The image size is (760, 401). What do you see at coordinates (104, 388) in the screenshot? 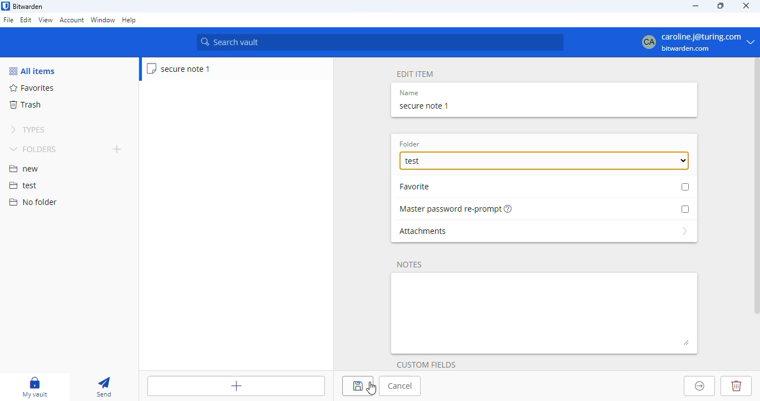
I see `send` at bounding box center [104, 388].